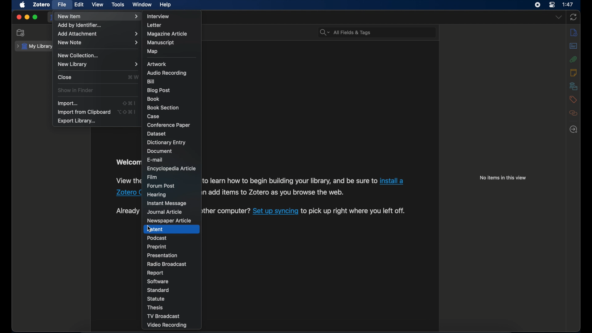  Describe the element at coordinates (503, 178) in the screenshot. I see `no items in this view` at that location.